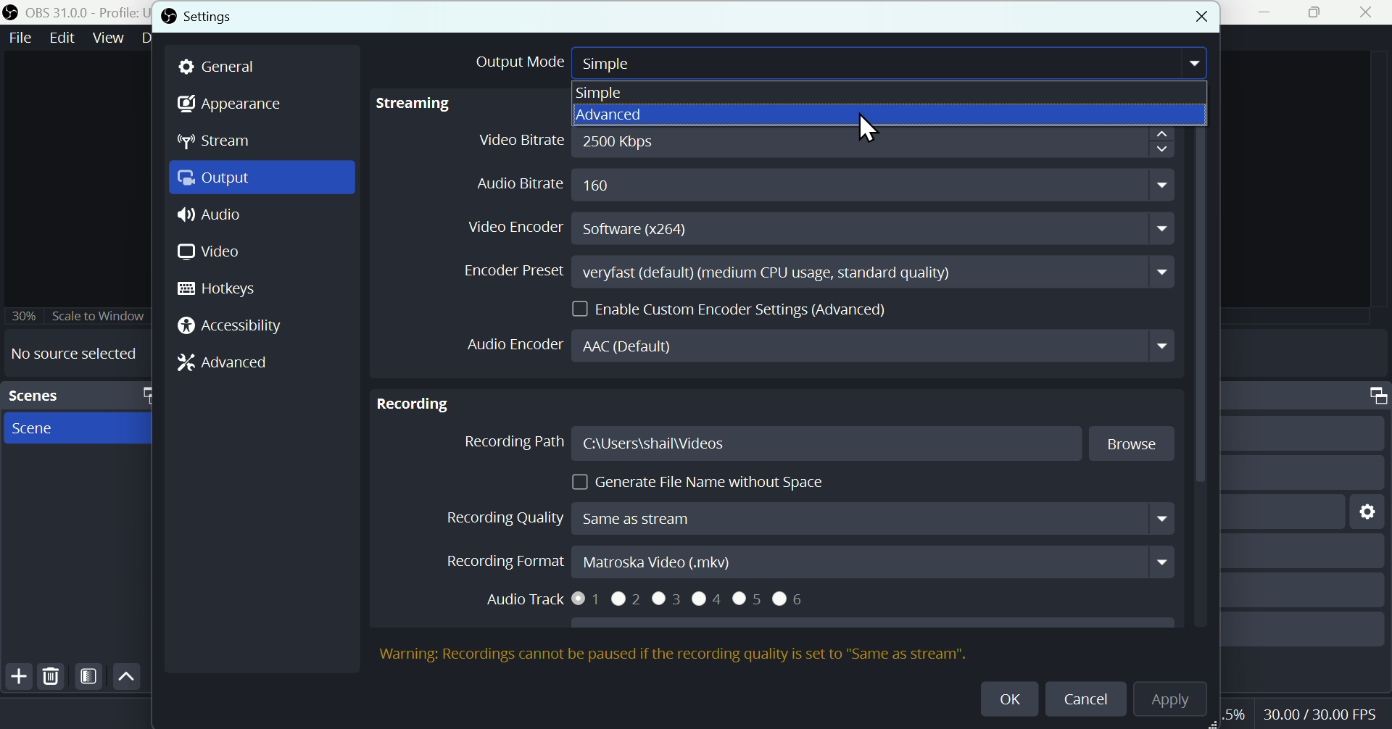 The height and width of the screenshot is (729, 1392). I want to click on cursor on Advanced, so click(869, 128).